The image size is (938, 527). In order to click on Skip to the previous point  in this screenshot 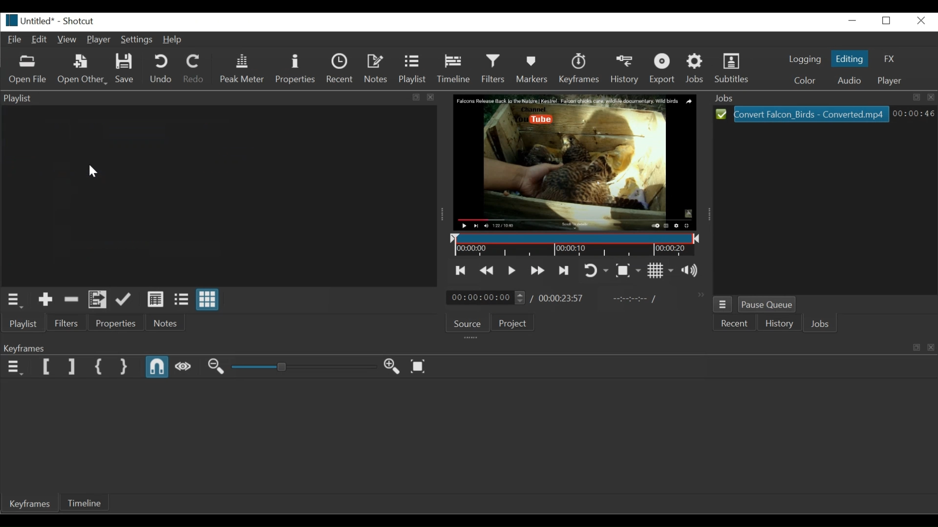, I will do `click(459, 269)`.